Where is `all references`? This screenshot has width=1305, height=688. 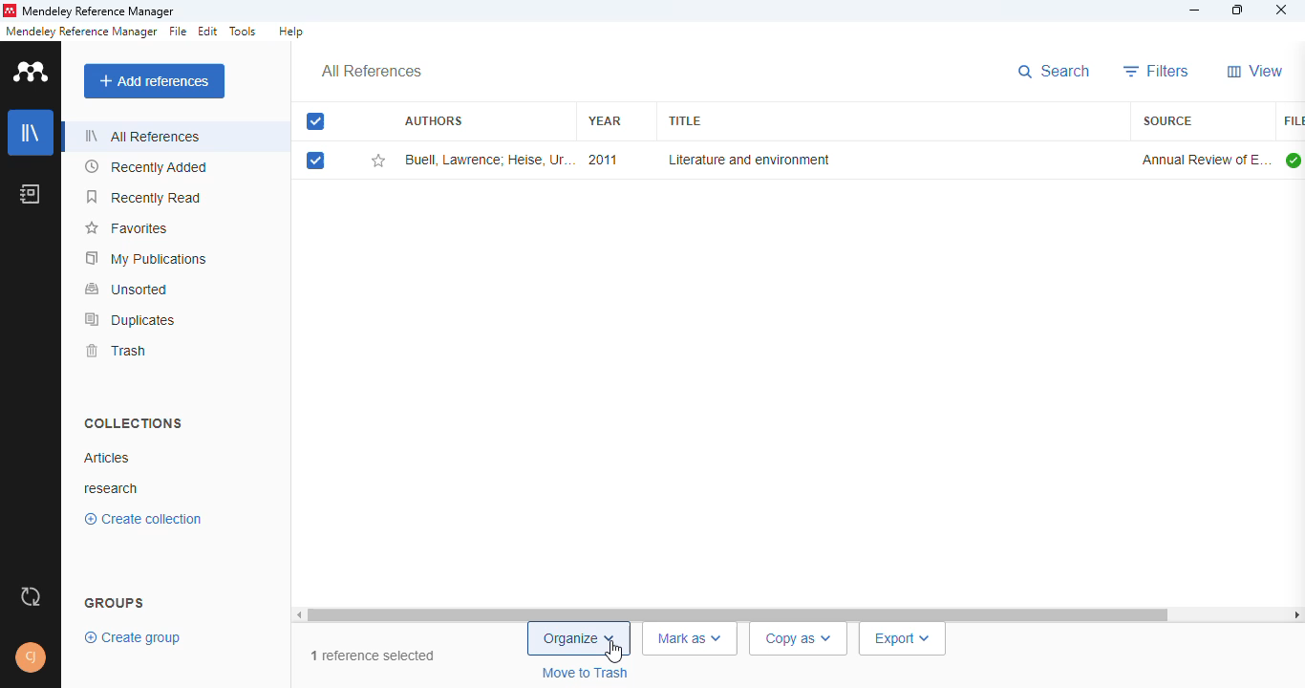
all references is located at coordinates (143, 136).